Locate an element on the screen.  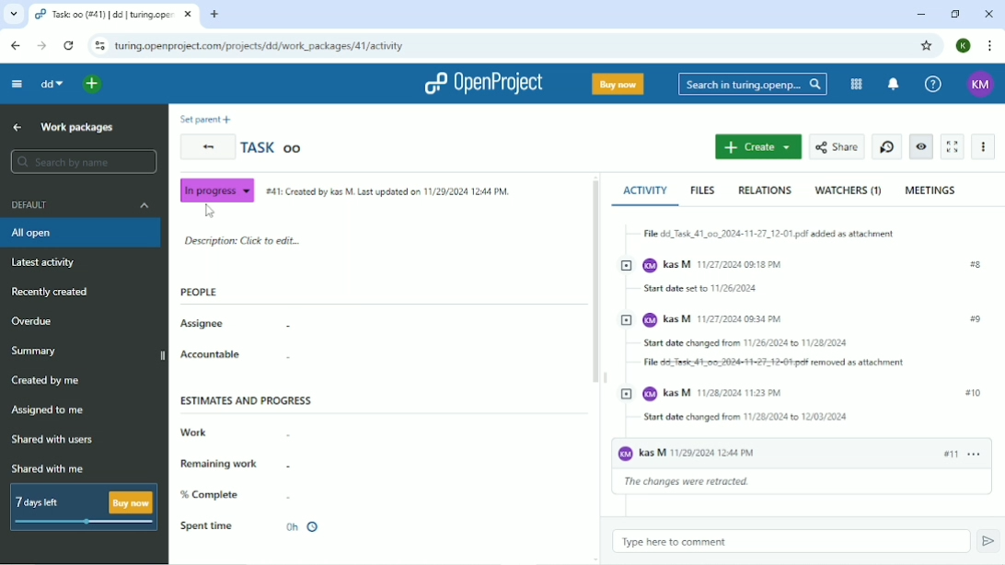
Type here to comment is located at coordinates (791, 541).